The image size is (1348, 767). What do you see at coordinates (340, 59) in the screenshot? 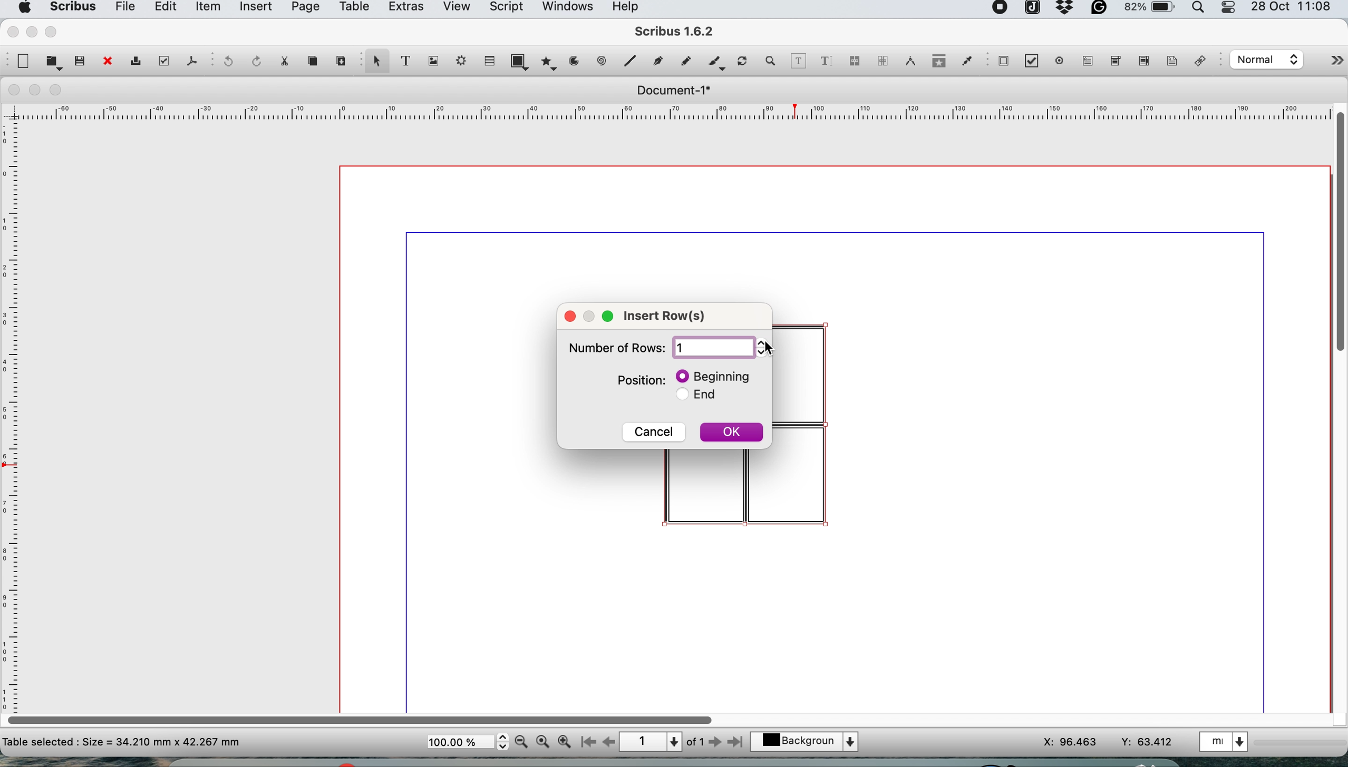
I see `paste` at bounding box center [340, 59].